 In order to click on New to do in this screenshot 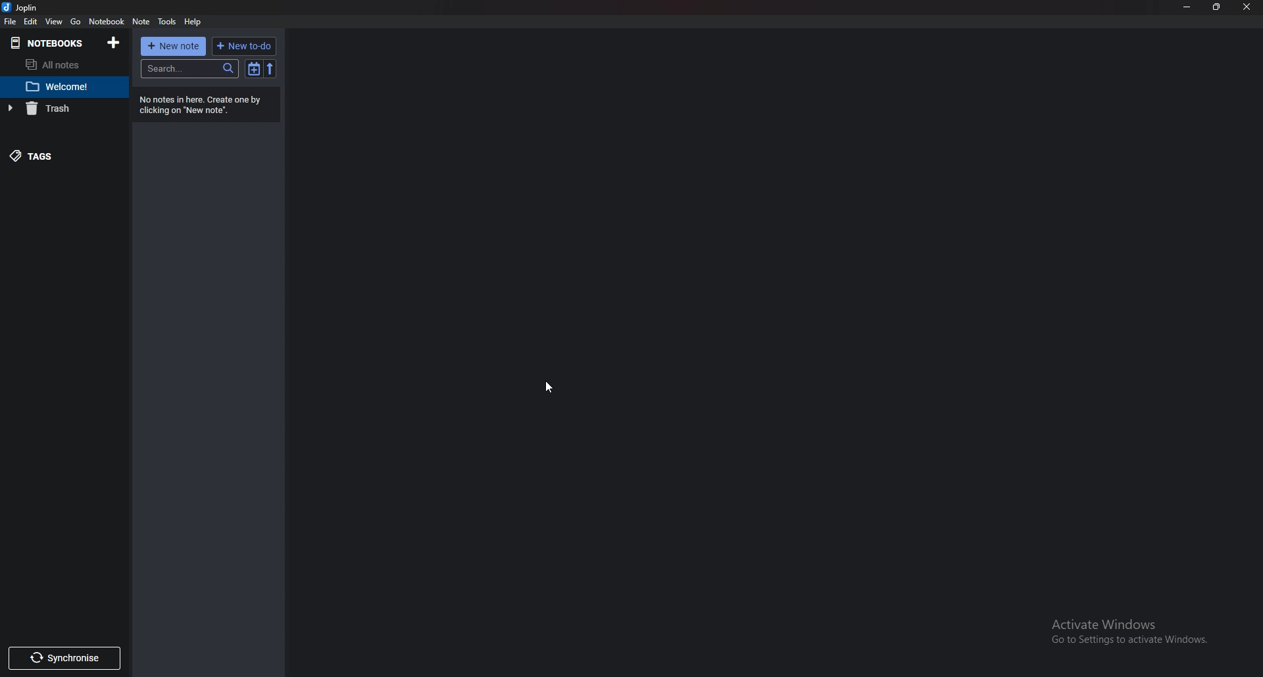, I will do `click(244, 46)`.